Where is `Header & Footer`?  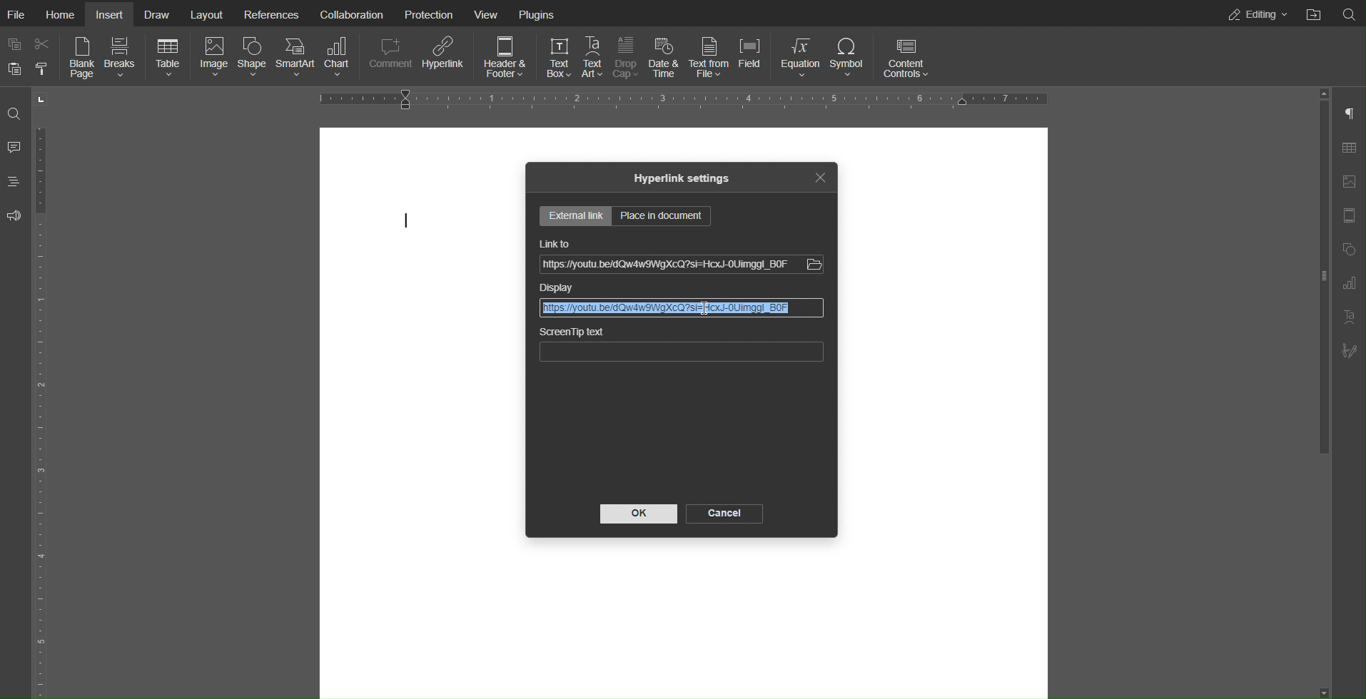
Header & Footer is located at coordinates (504, 56).